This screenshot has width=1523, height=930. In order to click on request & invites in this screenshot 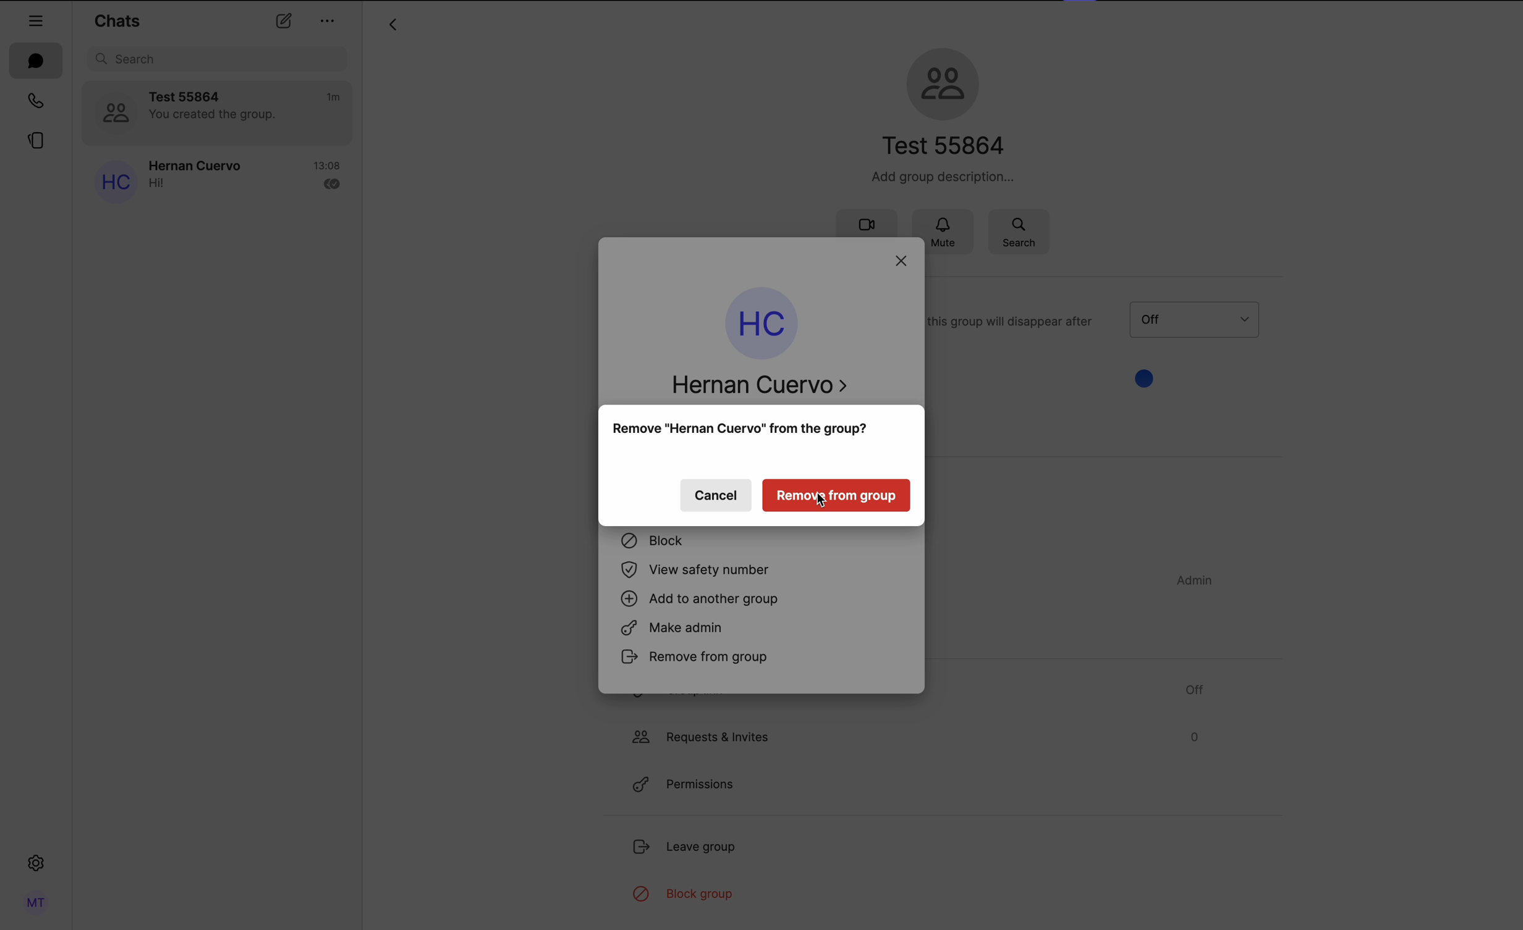, I will do `click(914, 737)`.